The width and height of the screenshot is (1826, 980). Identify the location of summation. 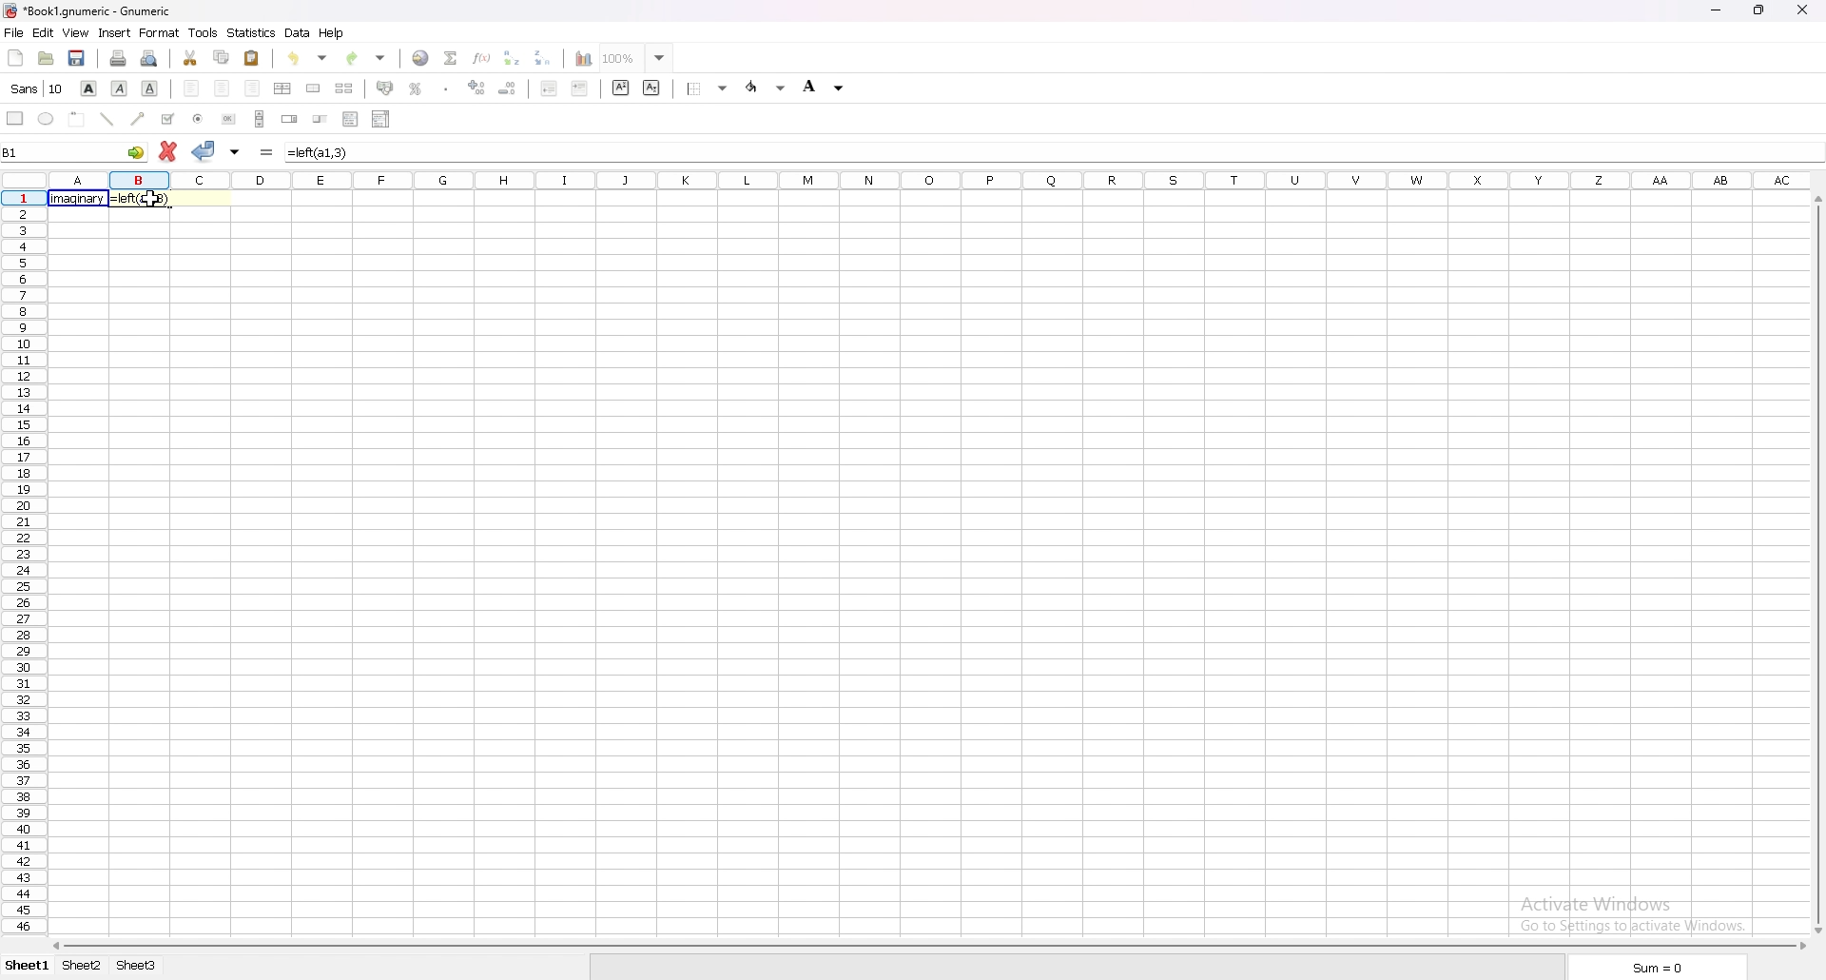
(450, 58).